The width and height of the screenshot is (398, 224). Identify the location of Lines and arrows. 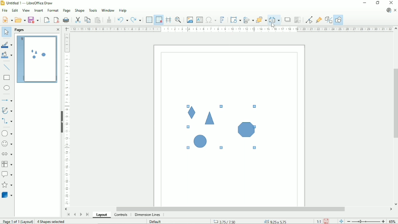
(8, 101).